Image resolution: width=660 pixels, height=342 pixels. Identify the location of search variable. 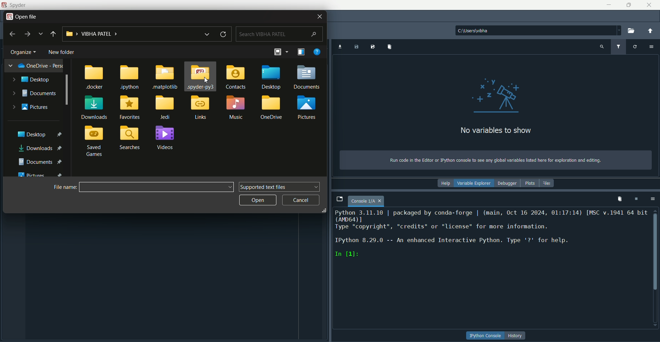
(601, 47).